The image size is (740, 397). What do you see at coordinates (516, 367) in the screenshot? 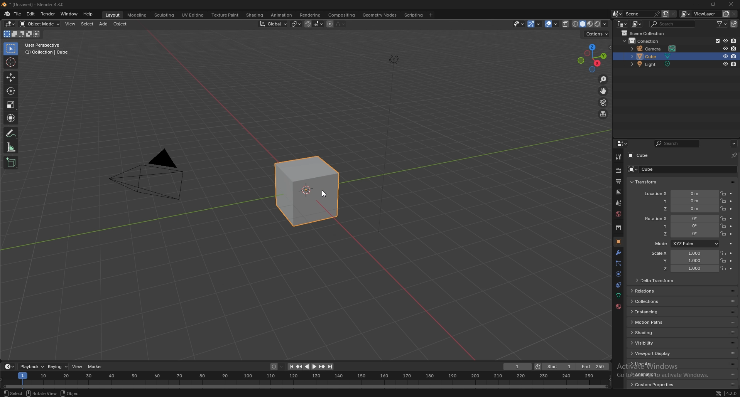
I see `1` at bounding box center [516, 367].